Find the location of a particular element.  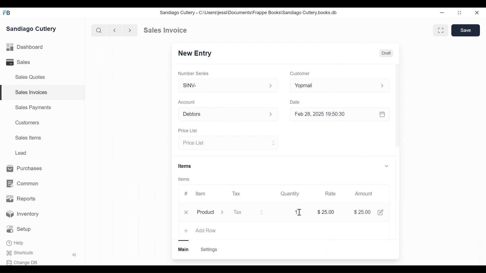

$25.00 is located at coordinates (363, 212).